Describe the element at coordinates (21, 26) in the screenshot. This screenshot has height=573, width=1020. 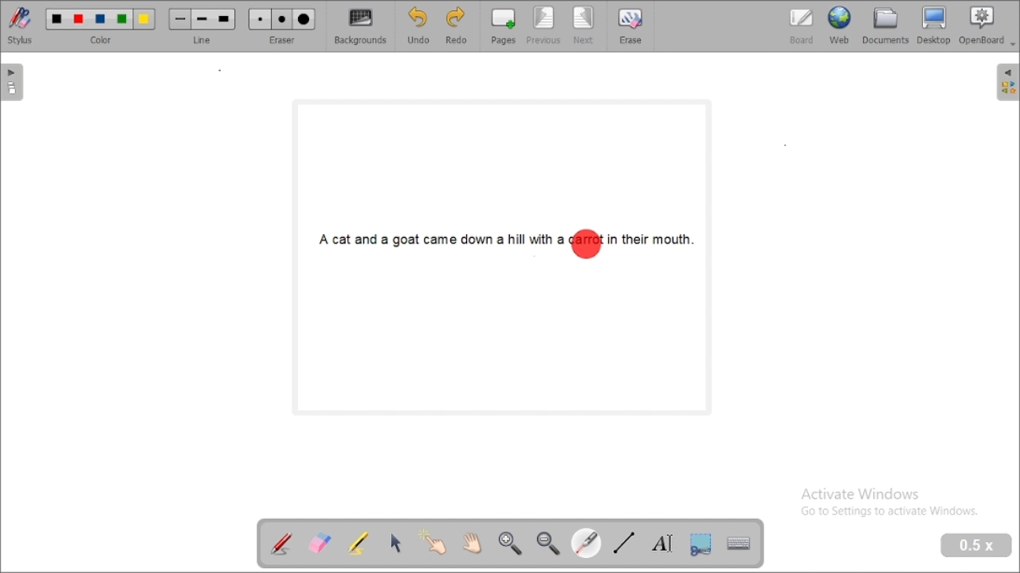
I see `stylus` at that location.